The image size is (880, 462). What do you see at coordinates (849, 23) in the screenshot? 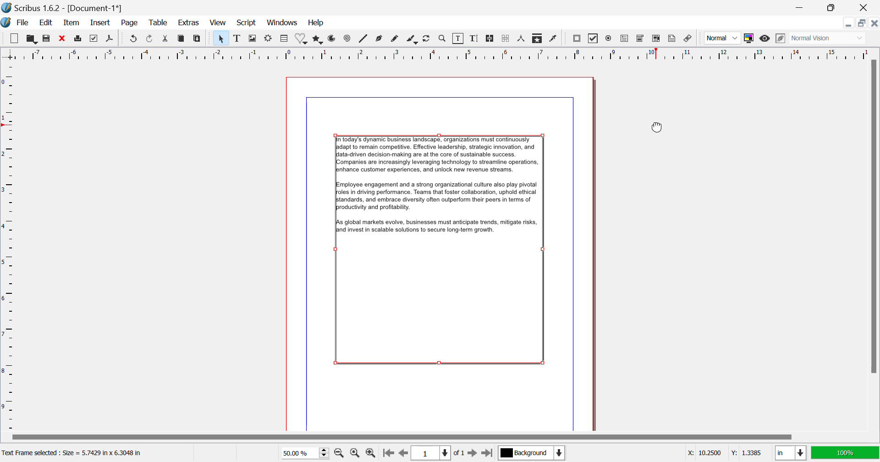
I see `Restore Down` at bounding box center [849, 23].